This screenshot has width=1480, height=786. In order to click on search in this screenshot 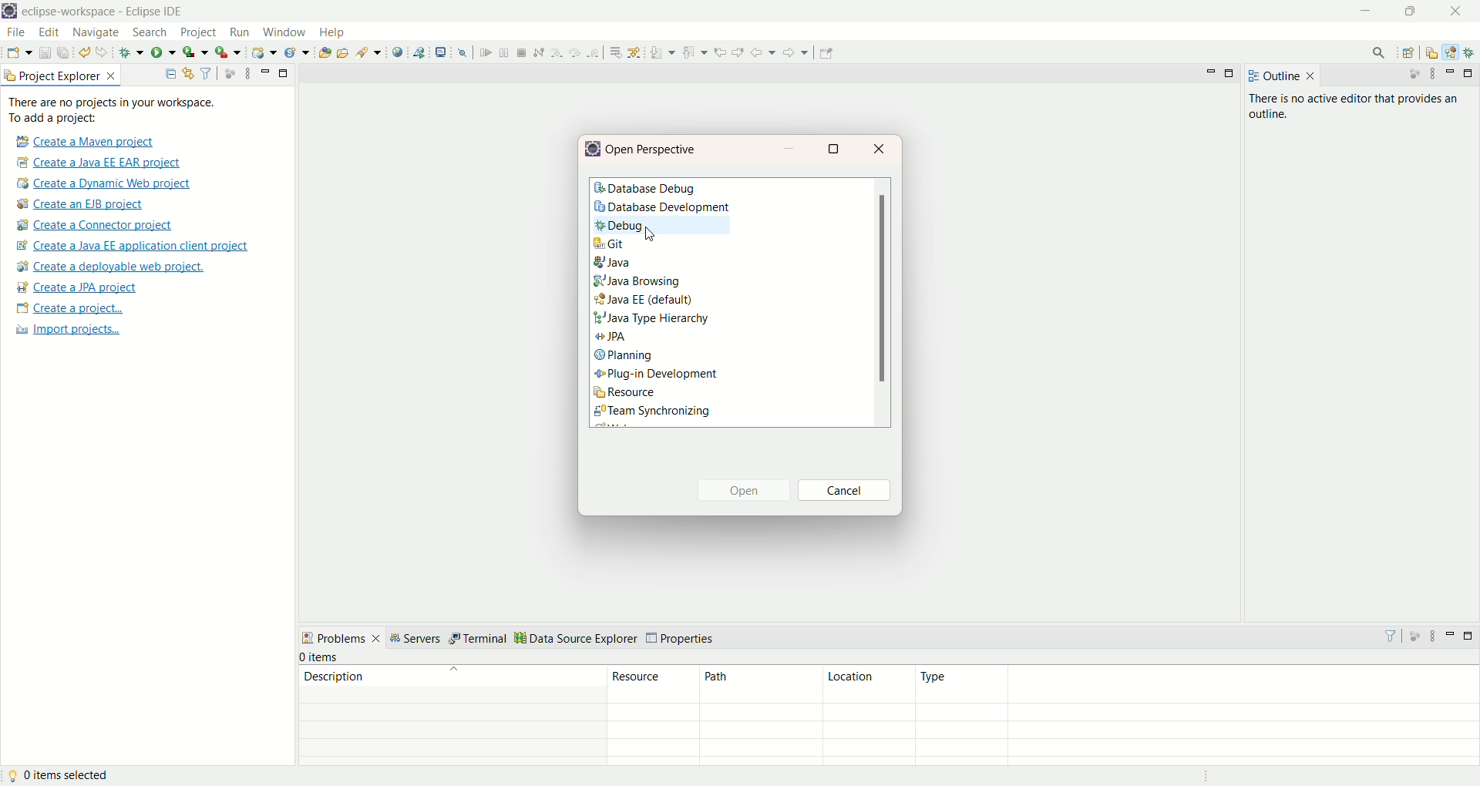, I will do `click(1376, 52)`.